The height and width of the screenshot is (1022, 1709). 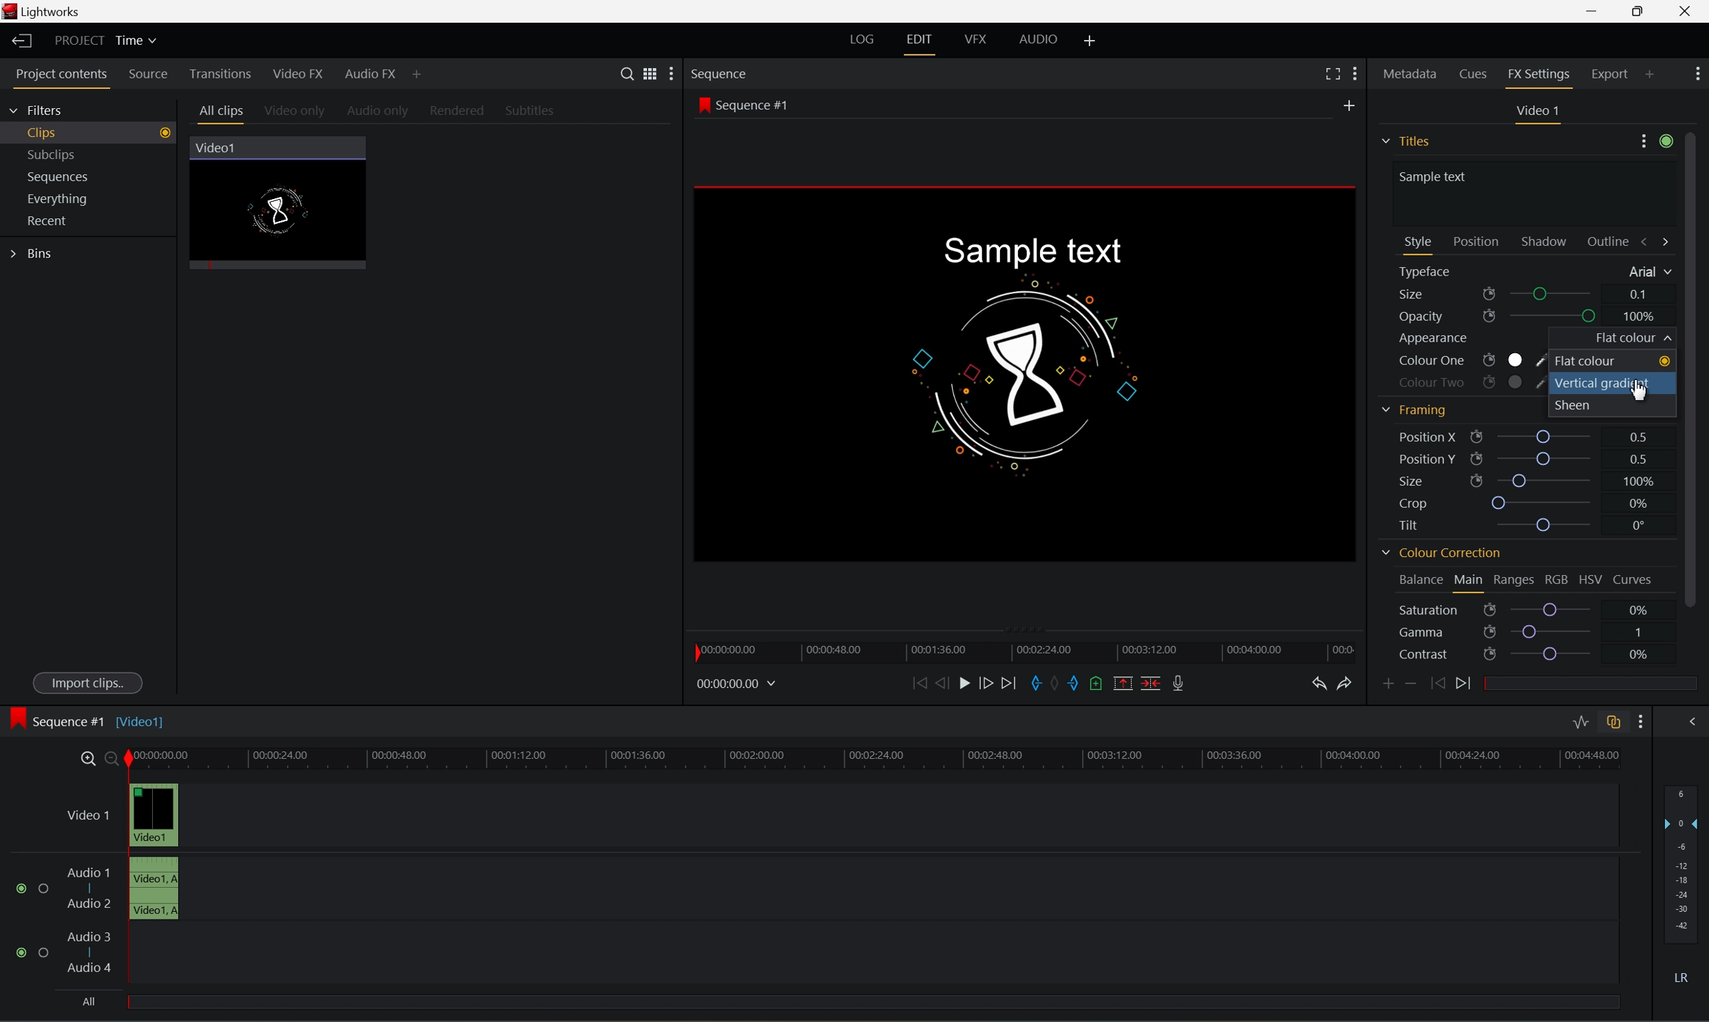 What do you see at coordinates (1635, 11) in the screenshot?
I see `restore down` at bounding box center [1635, 11].